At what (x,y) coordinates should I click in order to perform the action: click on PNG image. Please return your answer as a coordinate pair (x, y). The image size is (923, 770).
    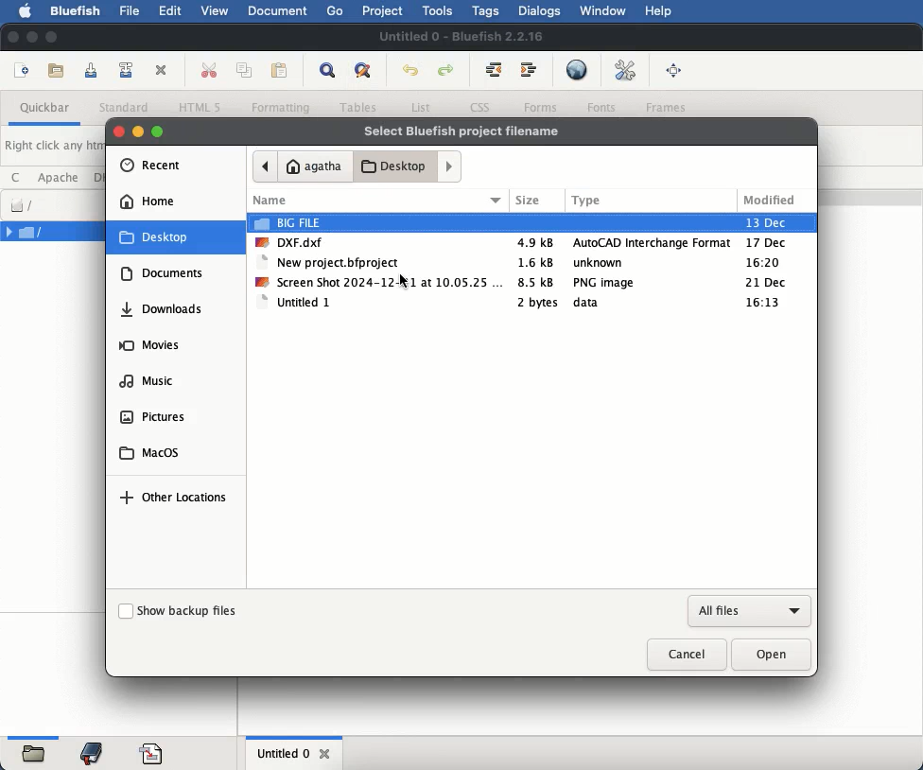
    Looking at the image, I should click on (602, 282).